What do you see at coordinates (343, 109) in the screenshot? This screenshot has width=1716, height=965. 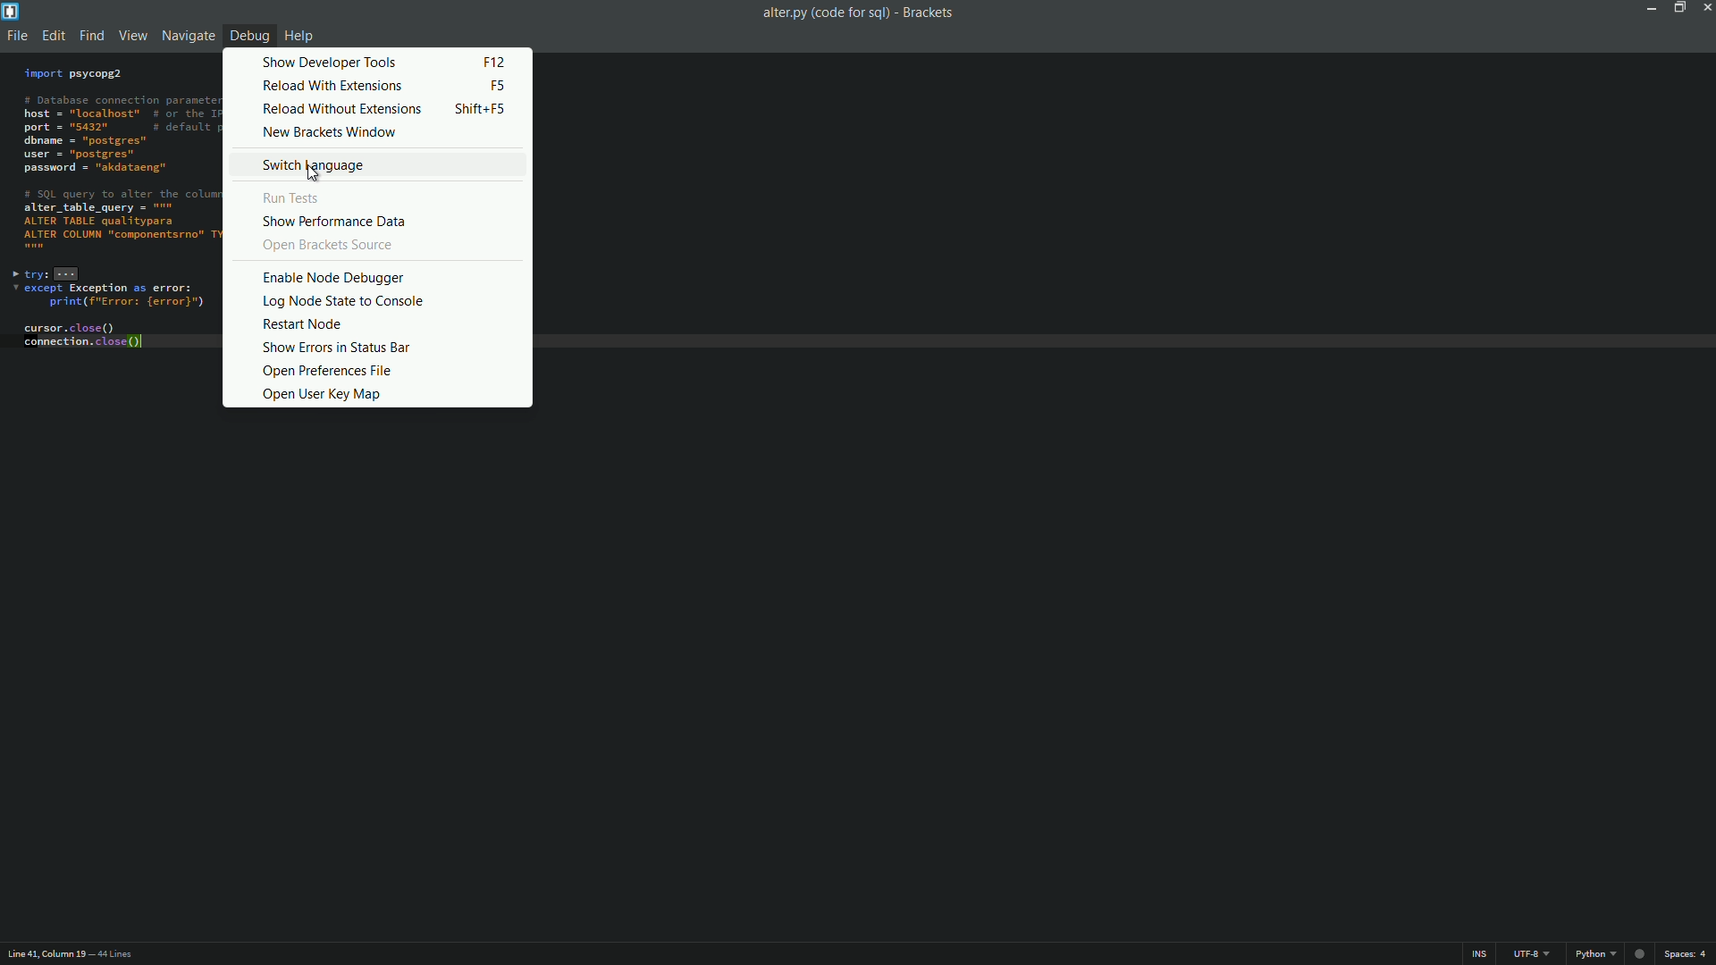 I see `Reload without extensions` at bounding box center [343, 109].